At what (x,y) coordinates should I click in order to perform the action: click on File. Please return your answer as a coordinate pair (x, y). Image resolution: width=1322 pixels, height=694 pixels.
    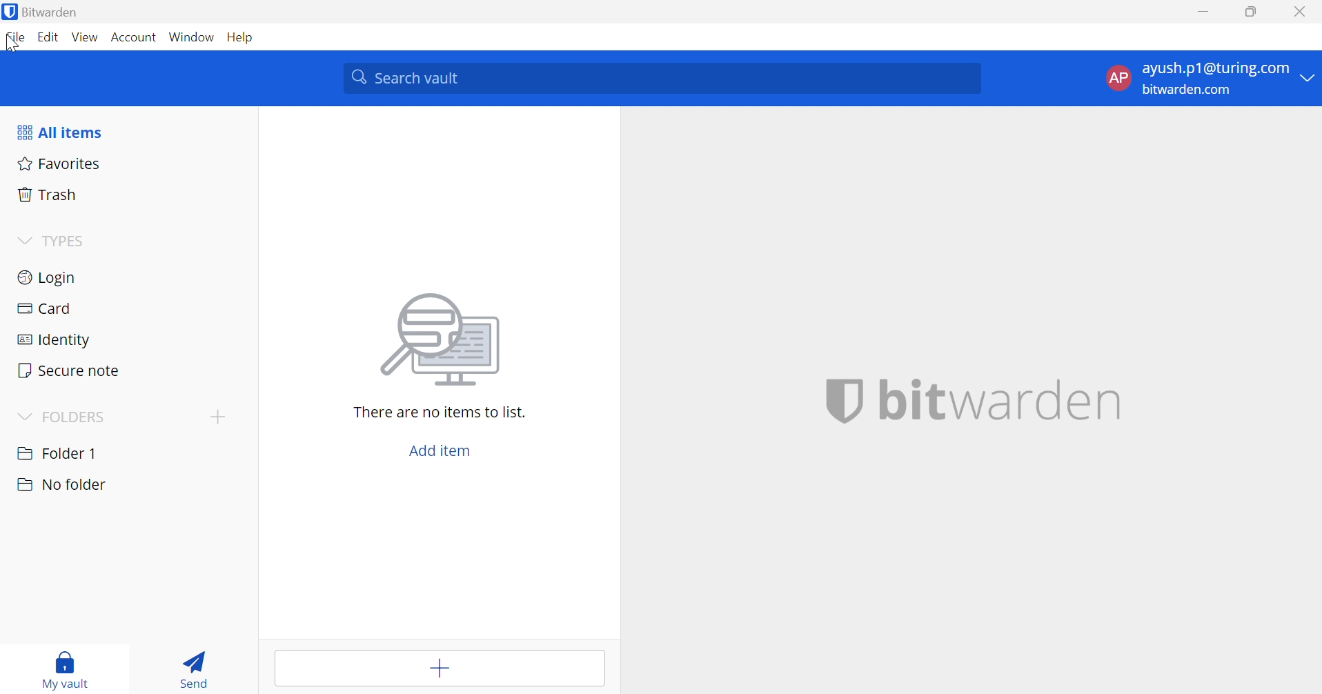
    Looking at the image, I should click on (18, 38).